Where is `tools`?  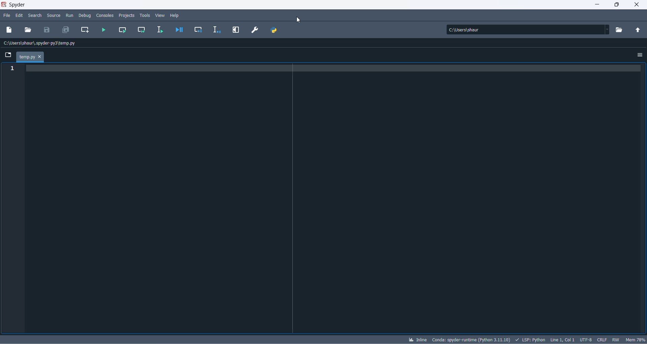
tools is located at coordinates (145, 15).